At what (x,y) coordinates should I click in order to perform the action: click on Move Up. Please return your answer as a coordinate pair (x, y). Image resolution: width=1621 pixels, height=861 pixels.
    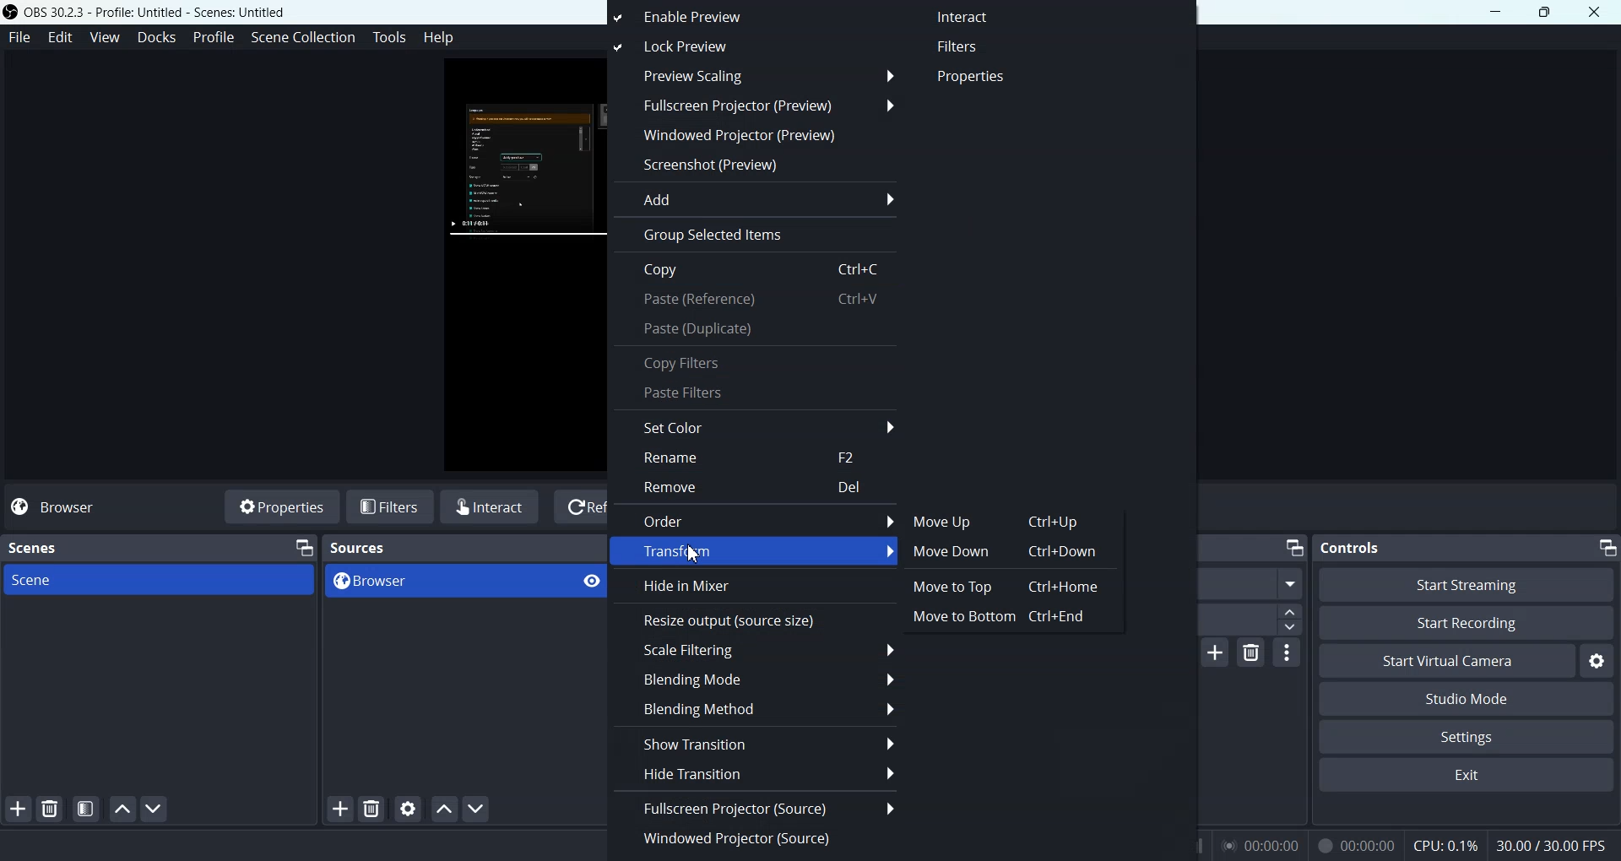
    Looking at the image, I should click on (1004, 521).